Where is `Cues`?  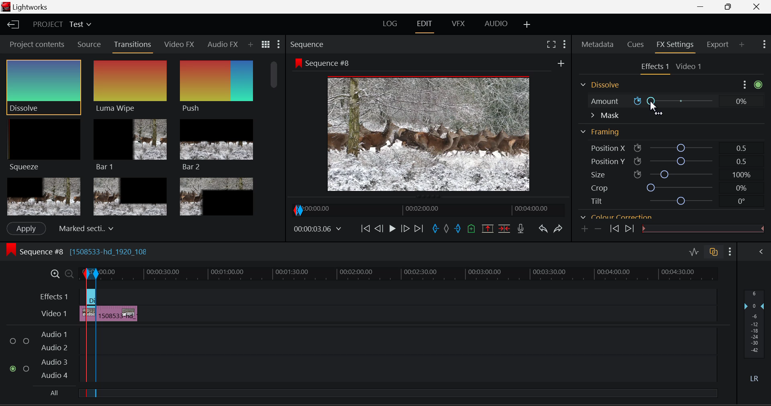 Cues is located at coordinates (634, 45).